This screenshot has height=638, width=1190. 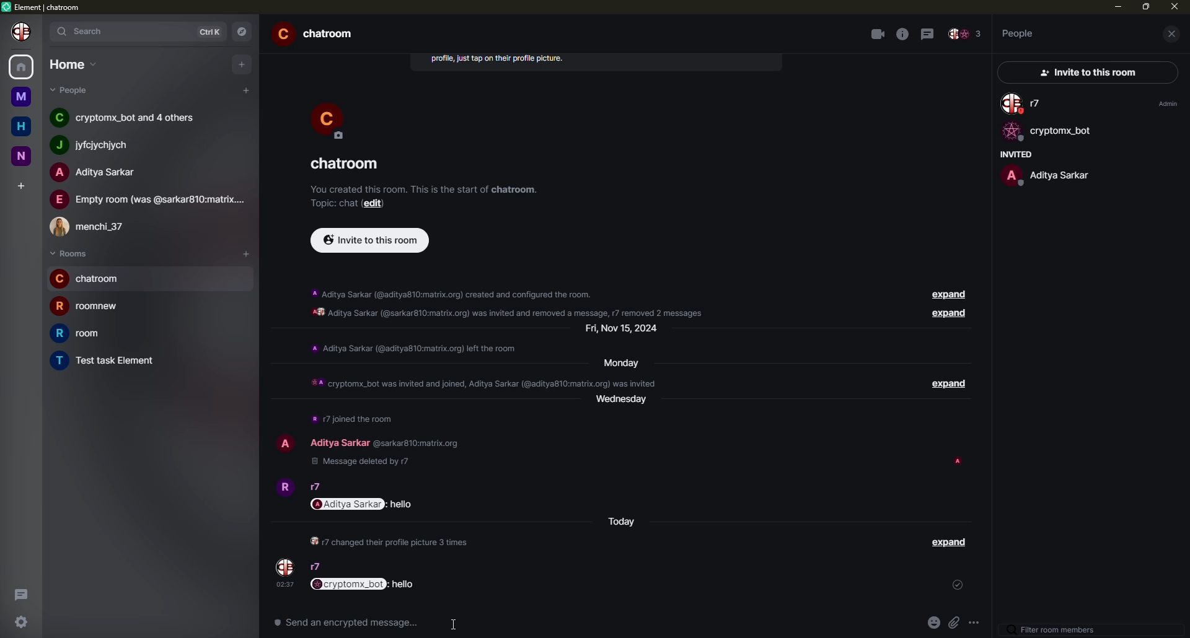 I want to click on mentioned, so click(x=314, y=622).